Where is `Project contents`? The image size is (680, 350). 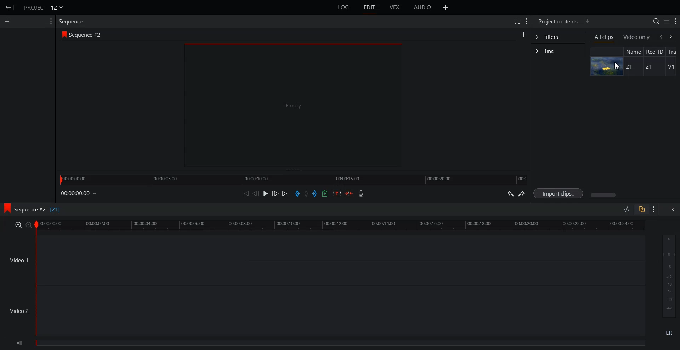 Project contents is located at coordinates (558, 21).